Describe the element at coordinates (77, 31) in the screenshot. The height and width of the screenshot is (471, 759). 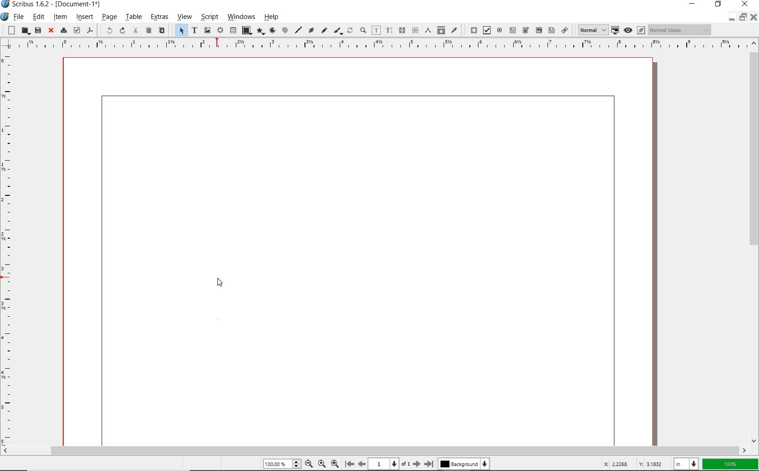
I see `preflight verifier` at that location.